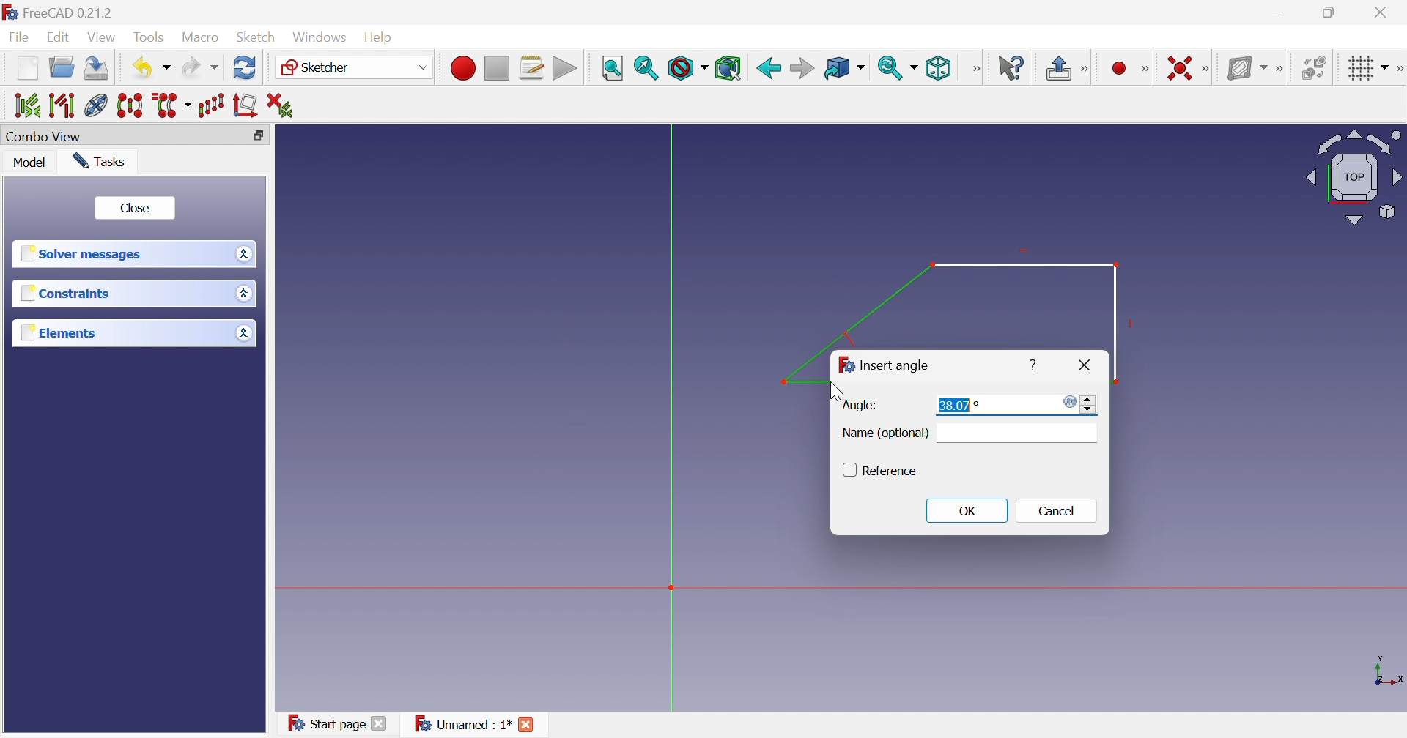 Image resolution: width=1407 pixels, height=738 pixels. What do you see at coordinates (846, 471) in the screenshot?
I see `Checkbox` at bounding box center [846, 471].